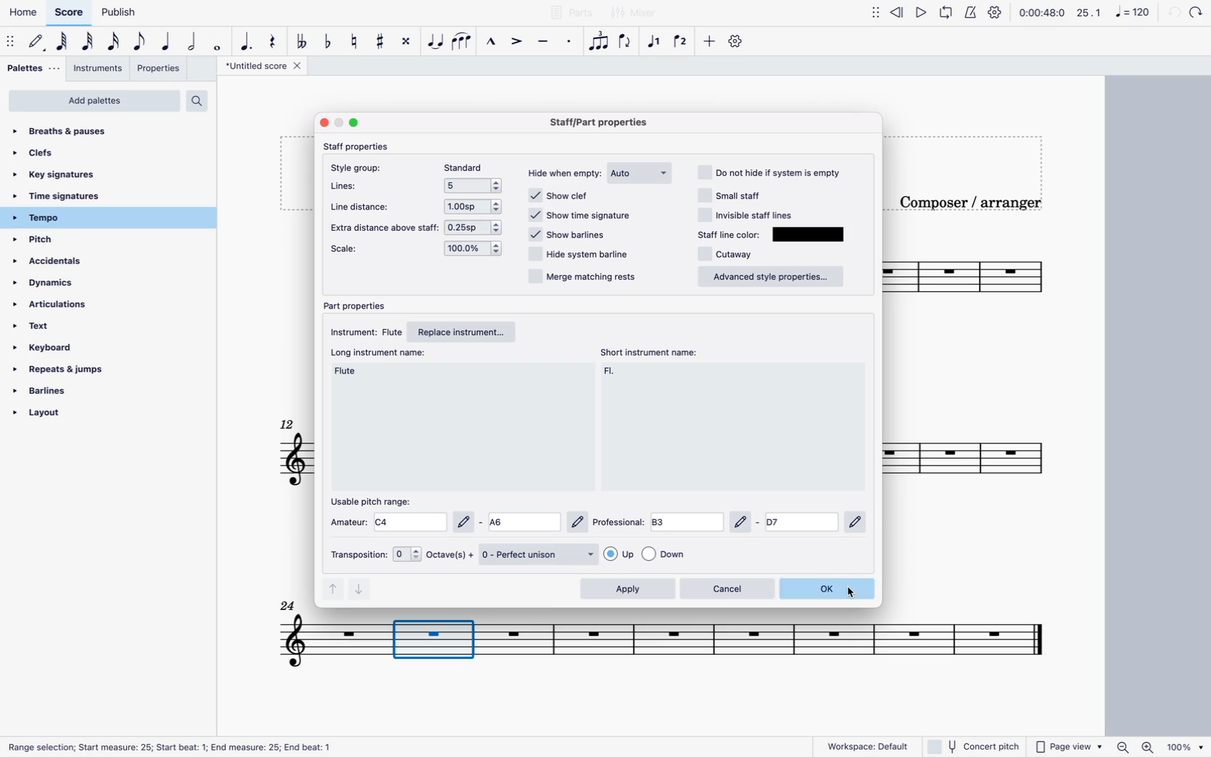 The image size is (1211, 757). Describe the element at coordinates (349, 250) in the screenshot. I see `scale` at that location.